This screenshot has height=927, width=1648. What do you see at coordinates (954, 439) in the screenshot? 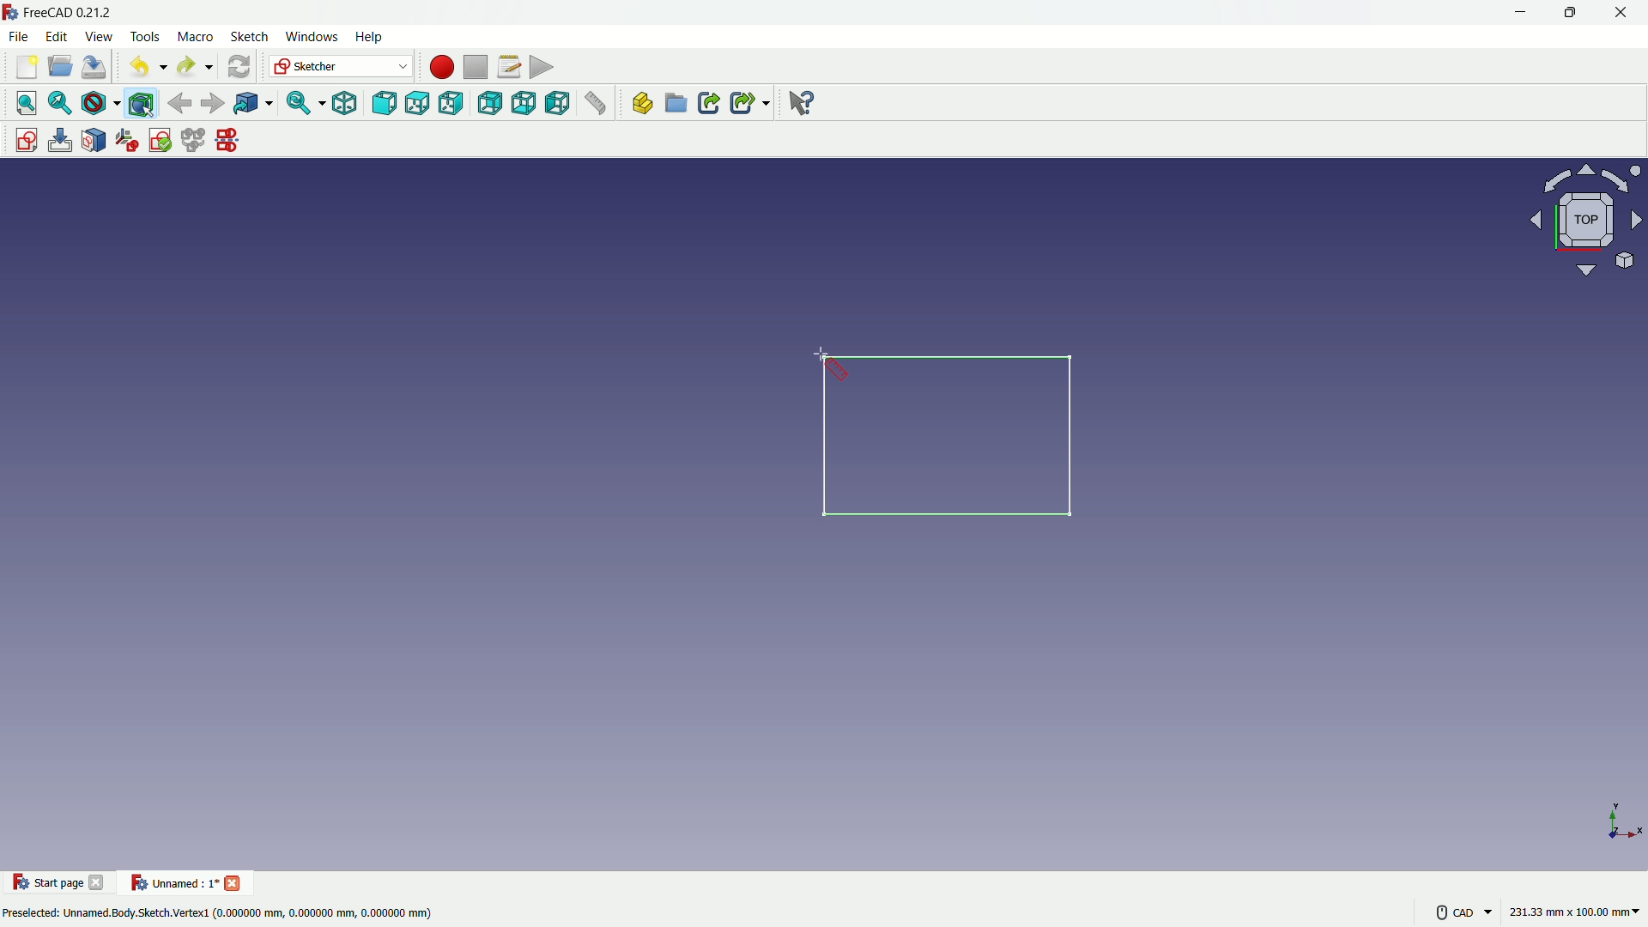
I see `rectangle` at bounding box center [954, 439].